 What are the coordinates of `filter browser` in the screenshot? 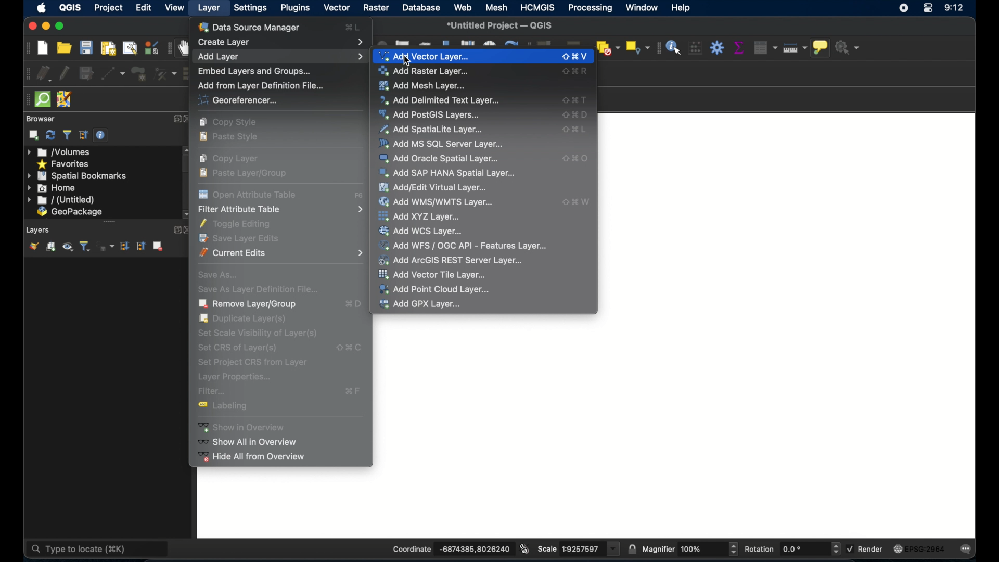 It's located at (67, 135).